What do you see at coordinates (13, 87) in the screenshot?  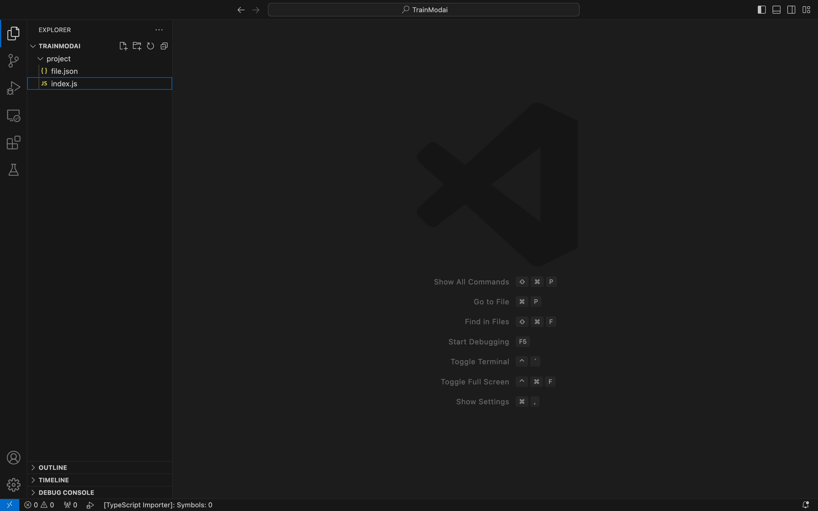 I see `debugger` at bounding box center [13, 87].